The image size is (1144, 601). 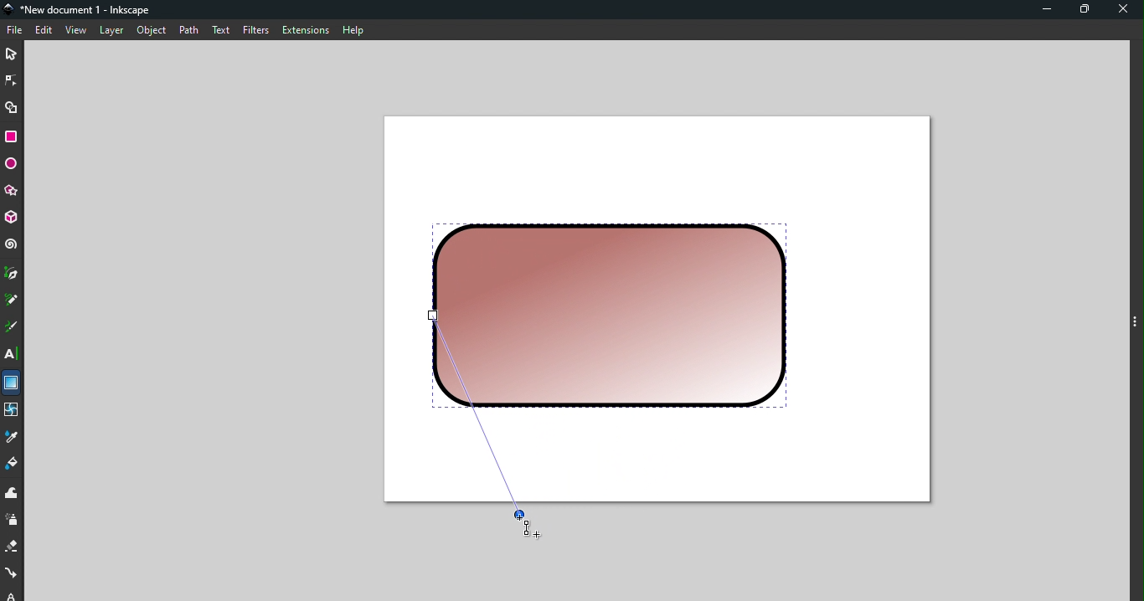 I want to click on Selector tool, so click(x=12, y=52).